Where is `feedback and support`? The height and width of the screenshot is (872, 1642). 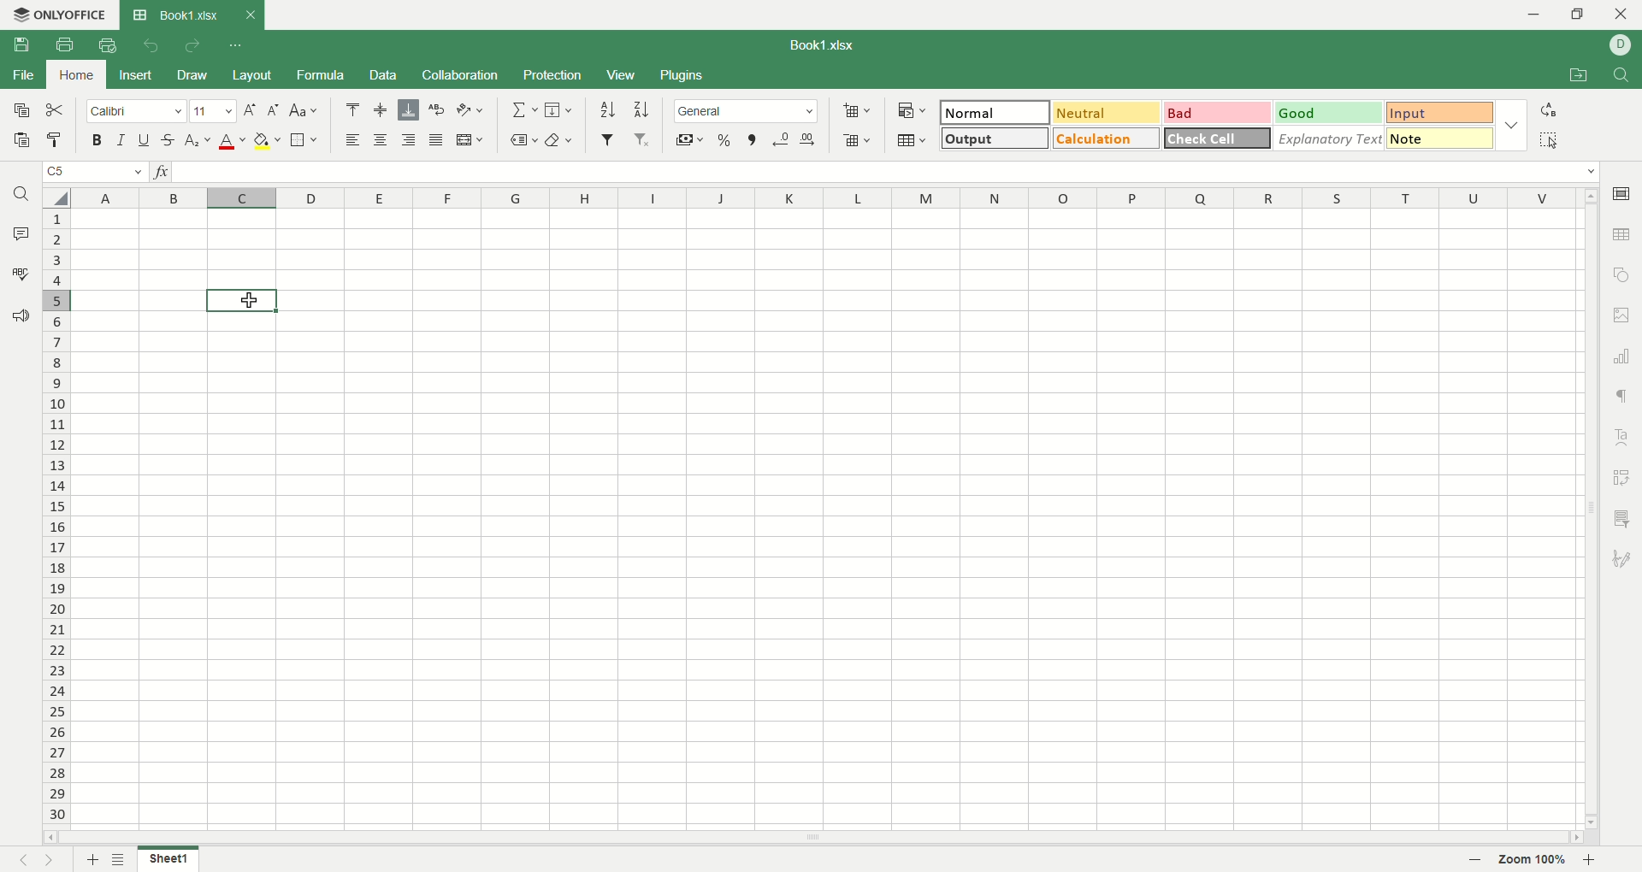
feedback and support is located at coordinates (21, 316).